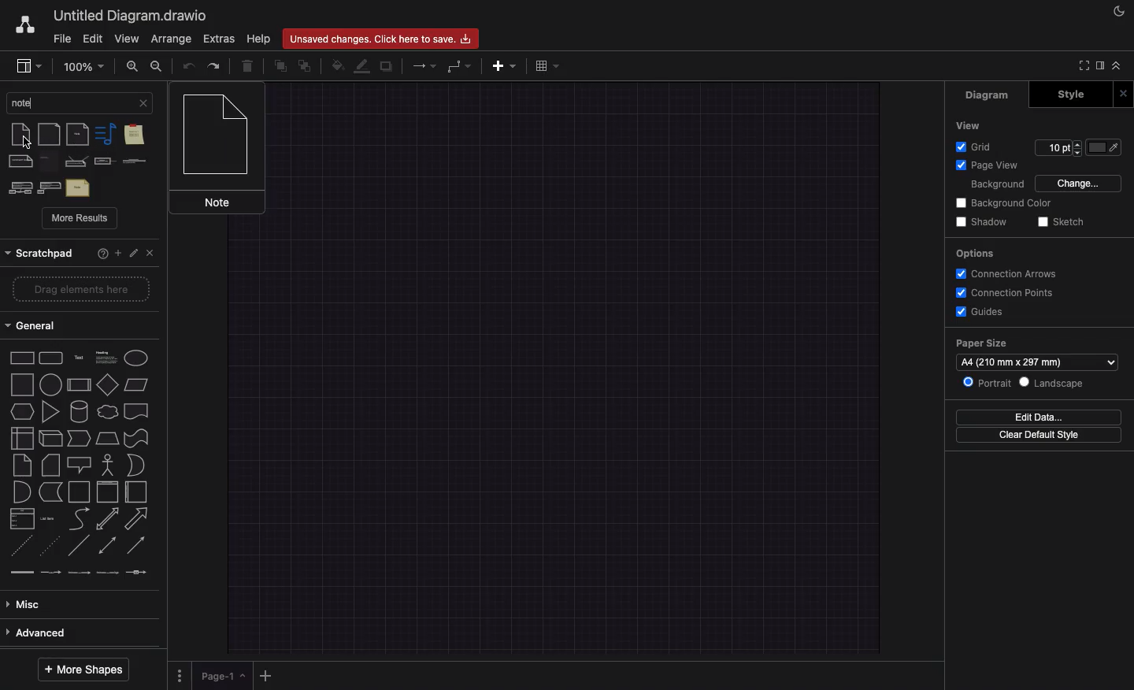 The height and width of the screenshot is (690, 1134). What do you see at coordinates (78, 464) in the screenshot?
I see `callout` at bounding box center [78, 464].